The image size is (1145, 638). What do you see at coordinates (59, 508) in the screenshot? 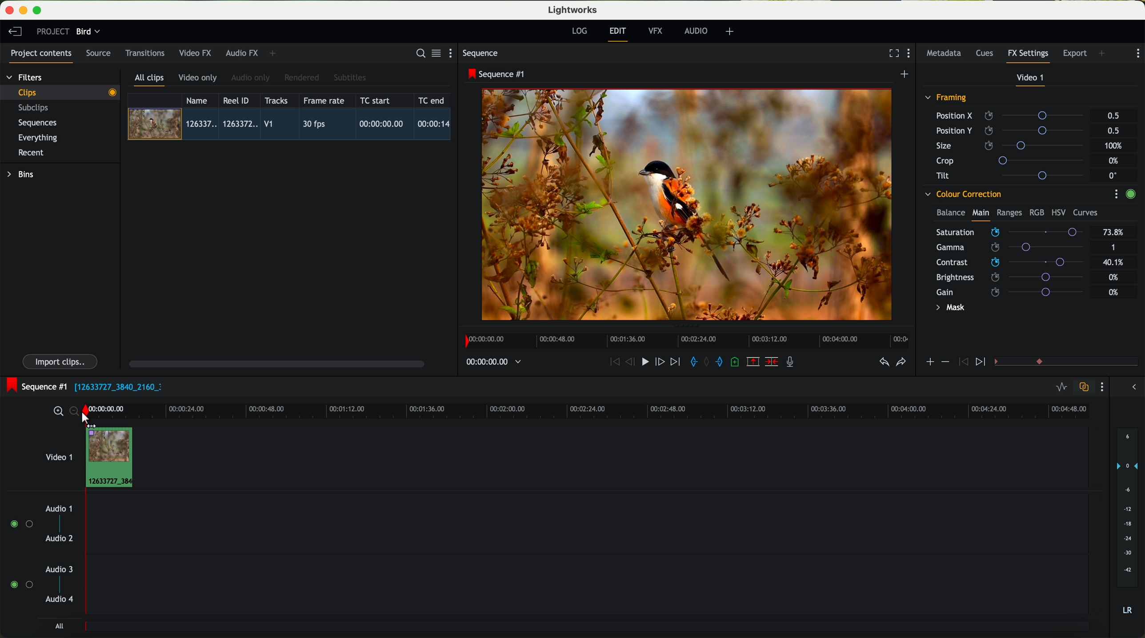
I see `audio 1` at bounding box center [59, 508].